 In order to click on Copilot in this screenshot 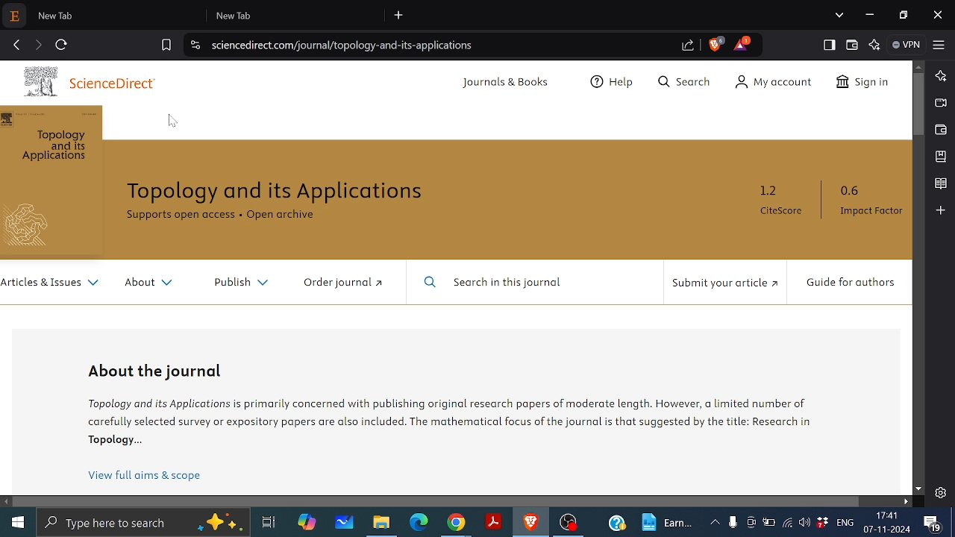, I will do `click(309, 524)`.